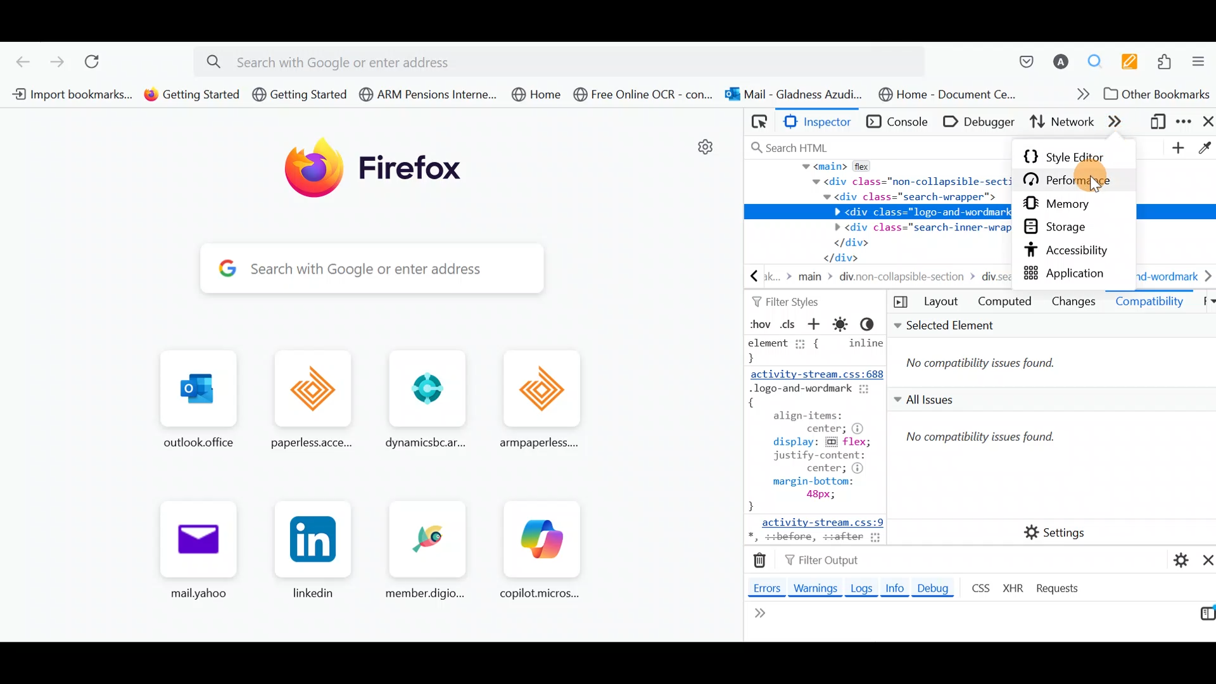 The image size is (1216, 684). Describe the element at coordinates (894, 590) in the screenshot. I see `Info` at that location.